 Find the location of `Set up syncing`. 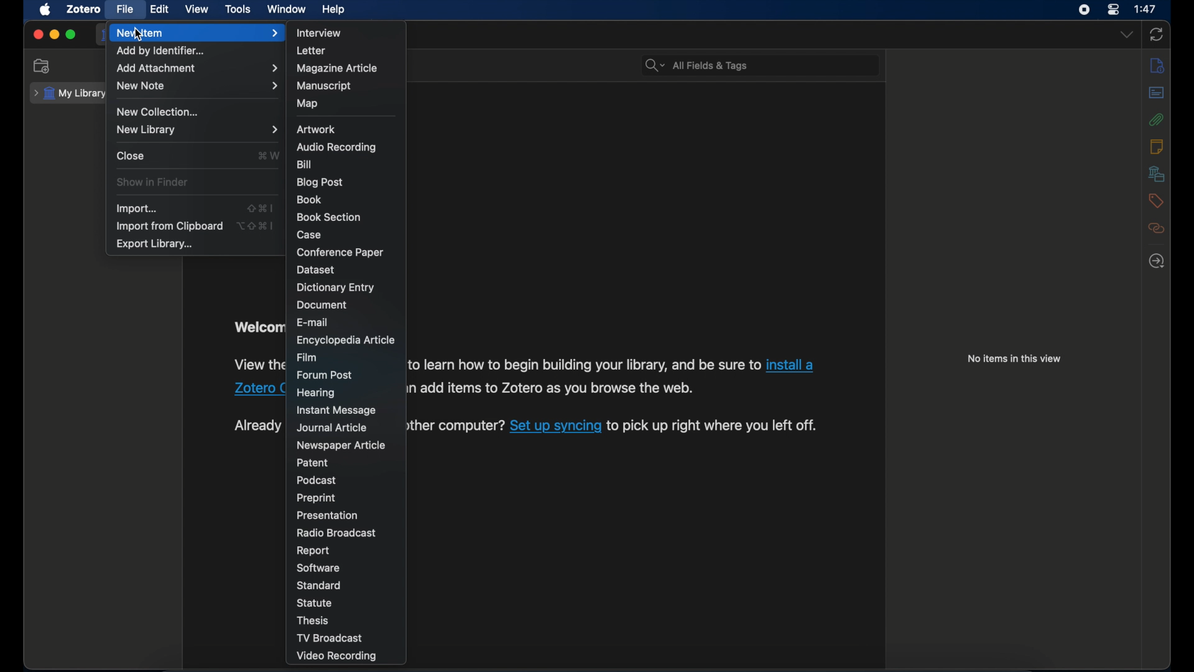

Set up syncing is located at coordinates (555, 426).